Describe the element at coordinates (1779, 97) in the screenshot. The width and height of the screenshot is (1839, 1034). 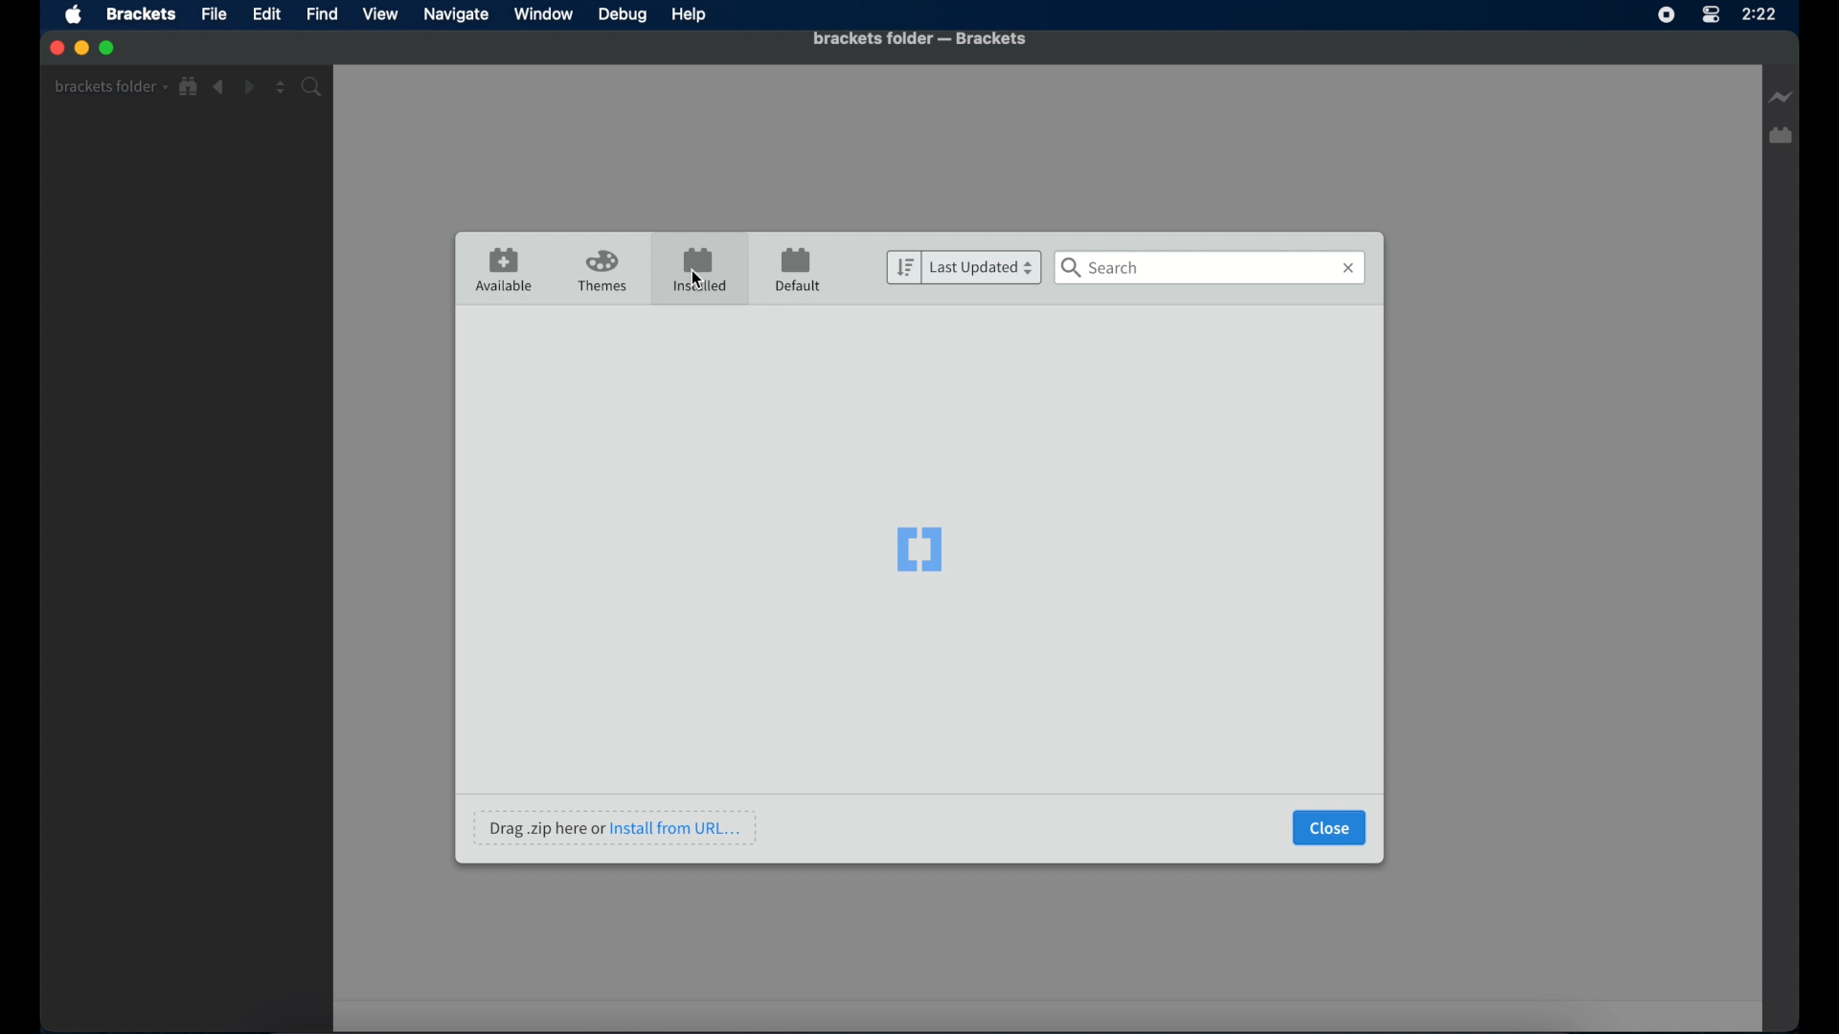
I see `live preview` at that location.